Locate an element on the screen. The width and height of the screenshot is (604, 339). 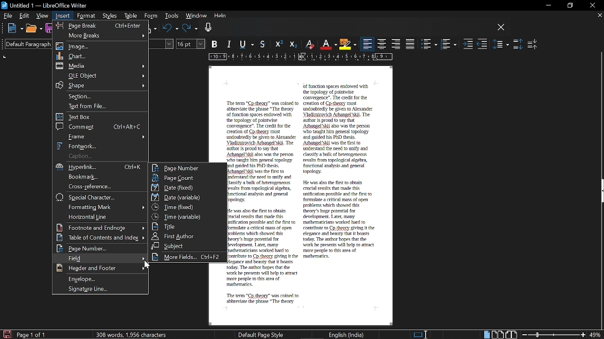
Styles is located at coordinates (110, 16).